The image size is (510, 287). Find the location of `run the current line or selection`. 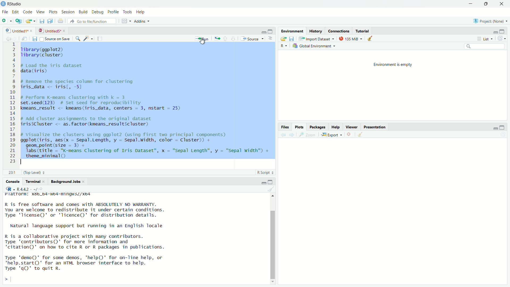

run the current line or selection is located at coordinates (201, 38).